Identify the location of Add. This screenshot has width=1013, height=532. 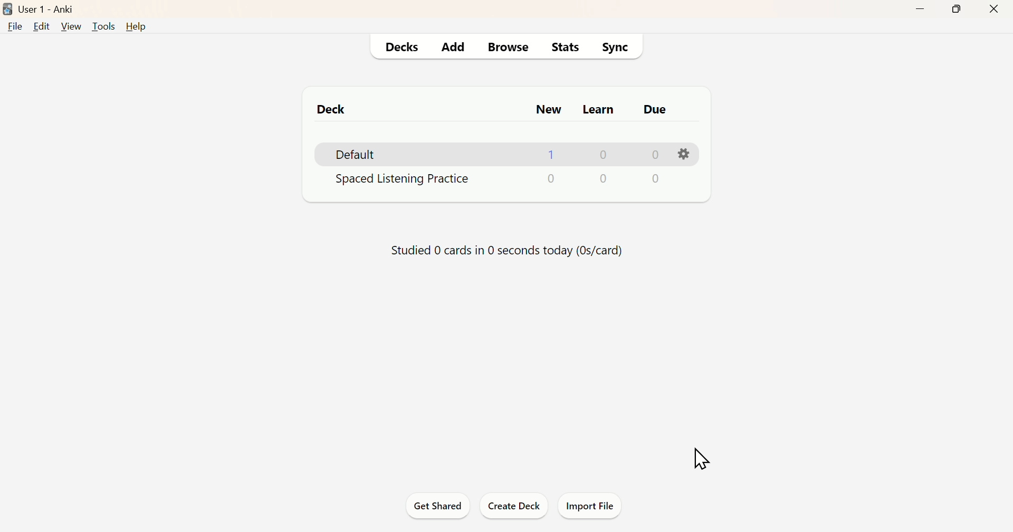
(456, 45).